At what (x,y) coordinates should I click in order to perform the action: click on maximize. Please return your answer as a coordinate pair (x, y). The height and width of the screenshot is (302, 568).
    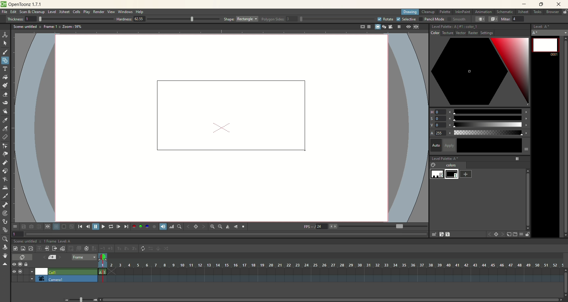
    Looking at the image, I should click on (541, 5).